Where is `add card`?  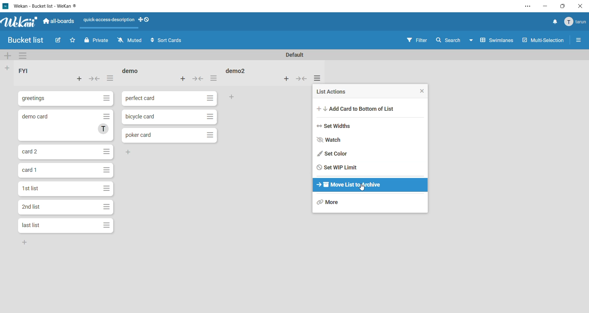 add card is located at coordinates (286, 79).